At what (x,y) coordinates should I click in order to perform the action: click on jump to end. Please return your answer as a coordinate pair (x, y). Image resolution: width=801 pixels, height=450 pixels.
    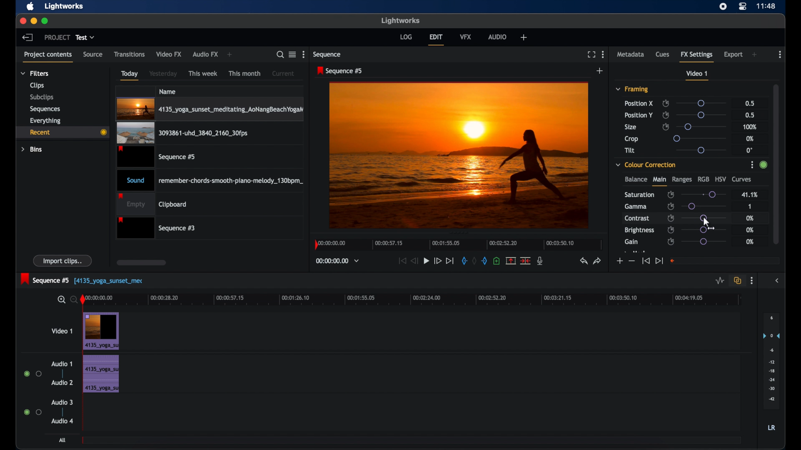
    Looking at the image, I should click on (659, 260).